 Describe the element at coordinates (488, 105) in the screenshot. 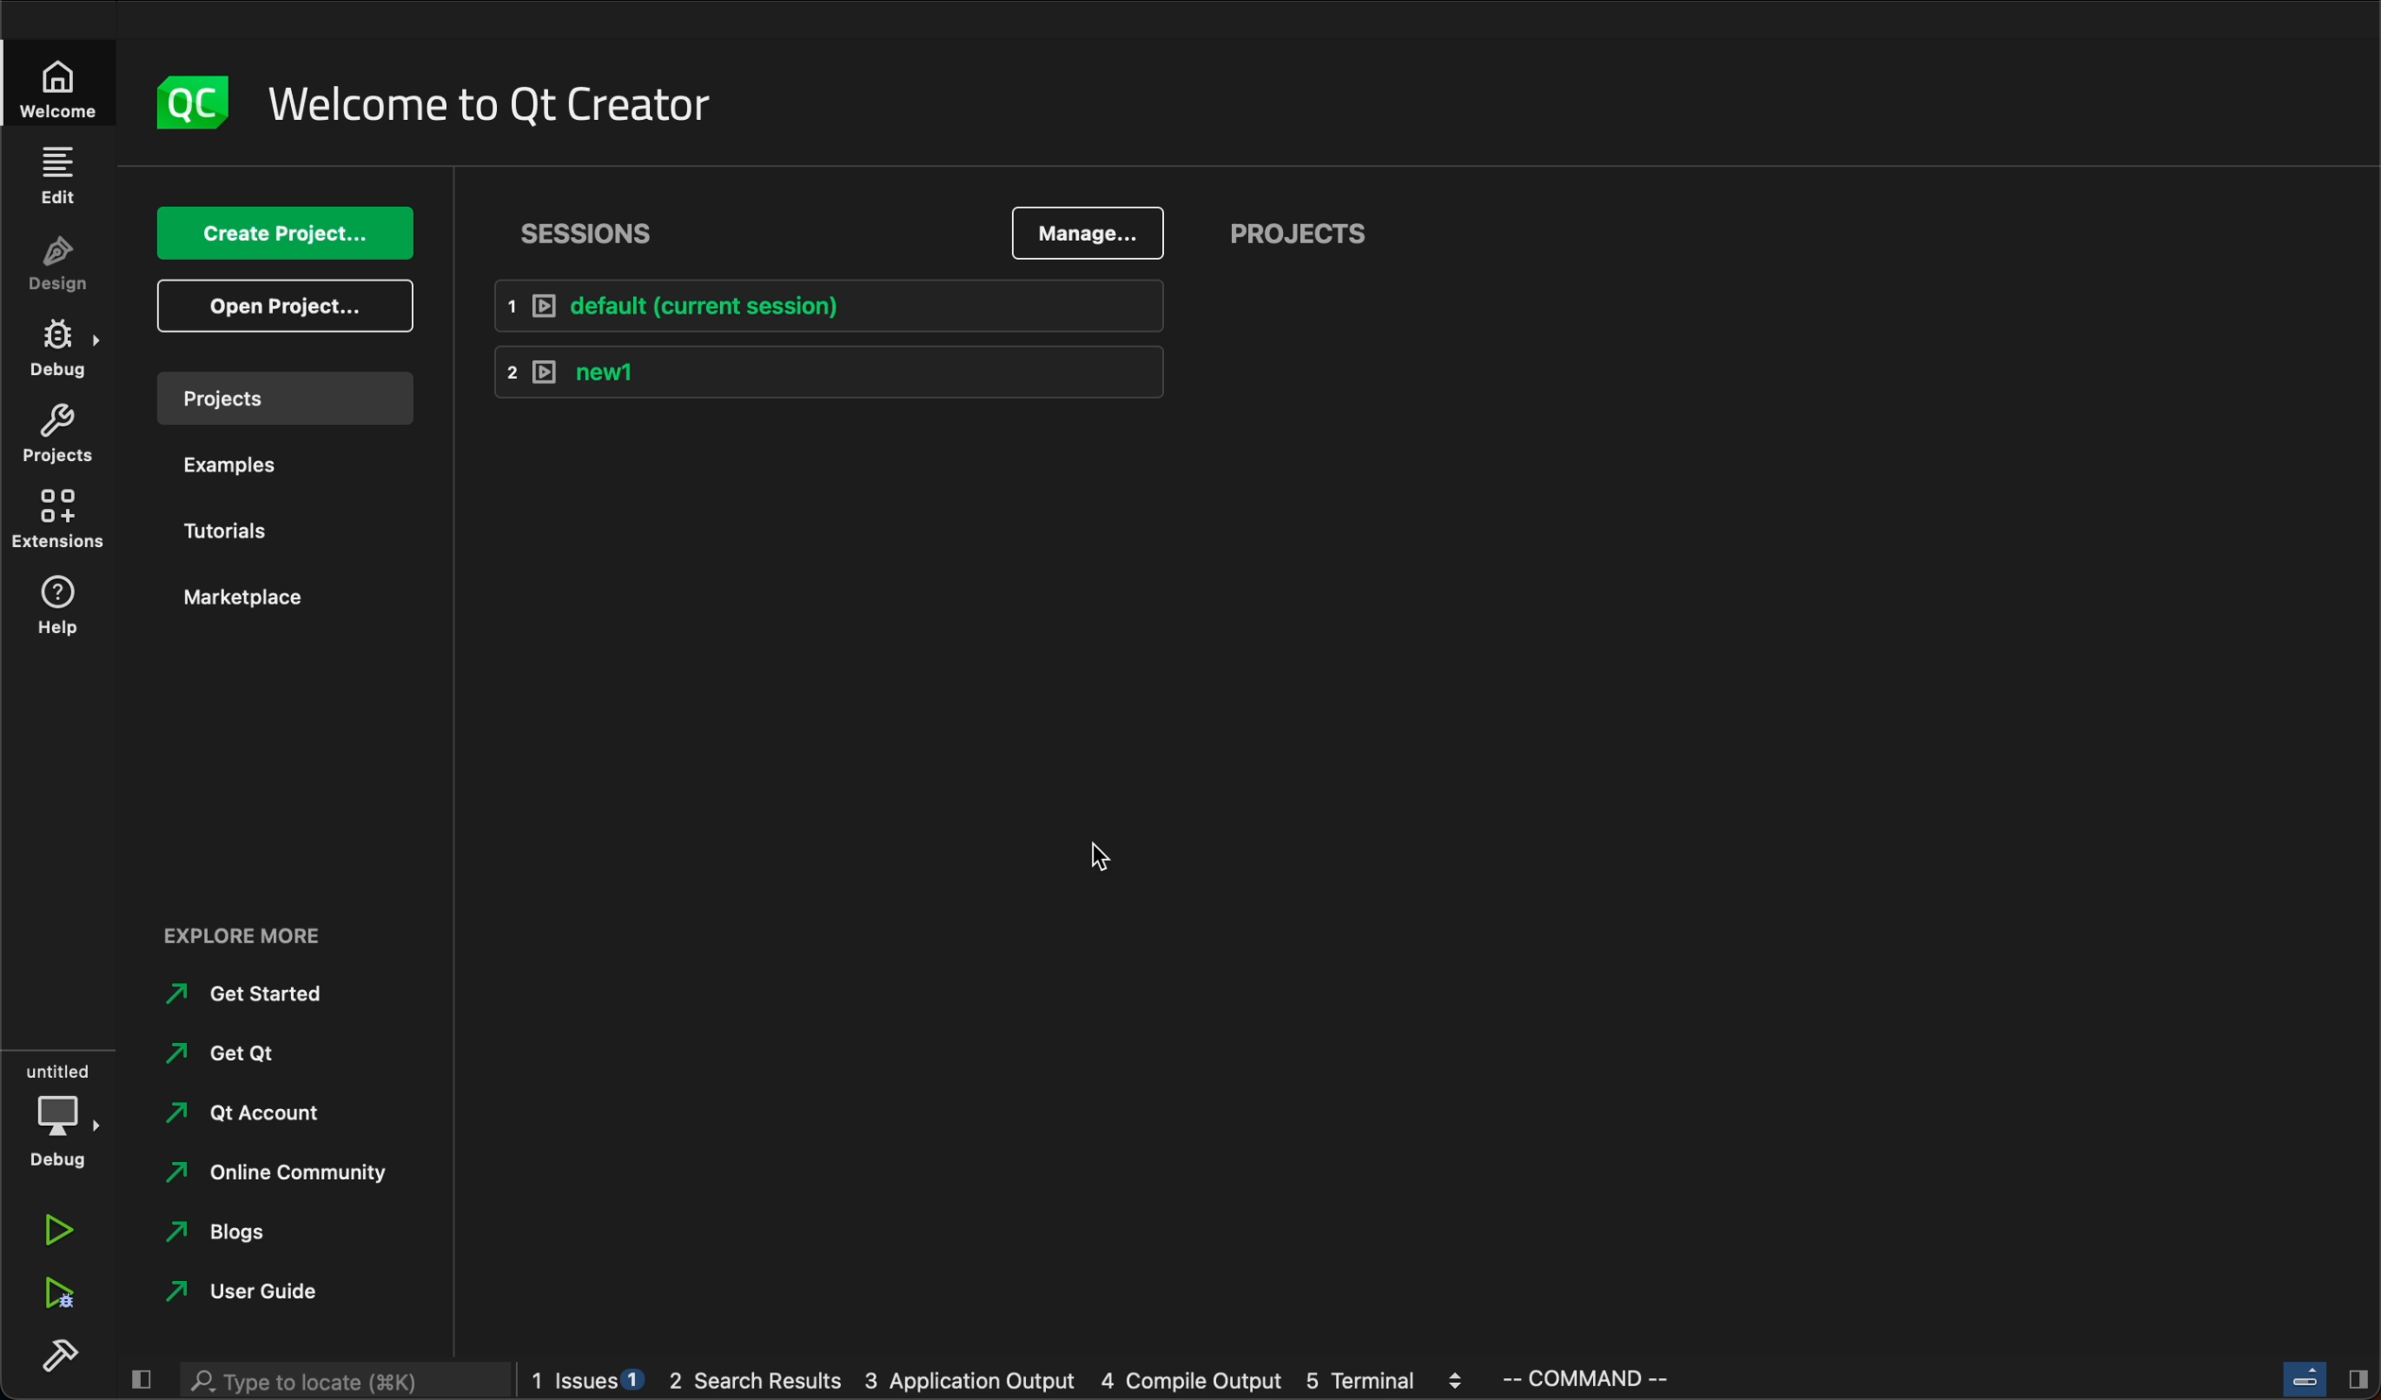

I see `welcome` at that location.